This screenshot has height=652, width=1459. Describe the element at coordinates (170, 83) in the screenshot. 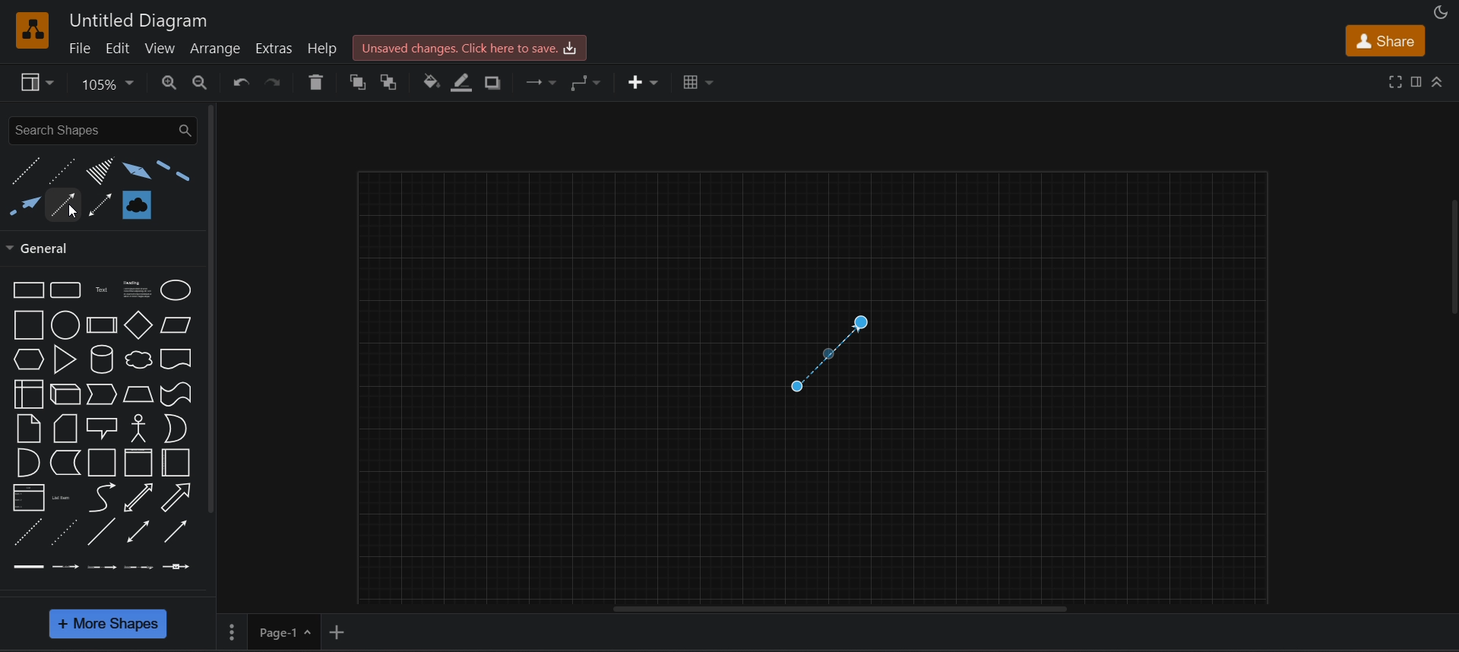

I see `zoom in` at that location.